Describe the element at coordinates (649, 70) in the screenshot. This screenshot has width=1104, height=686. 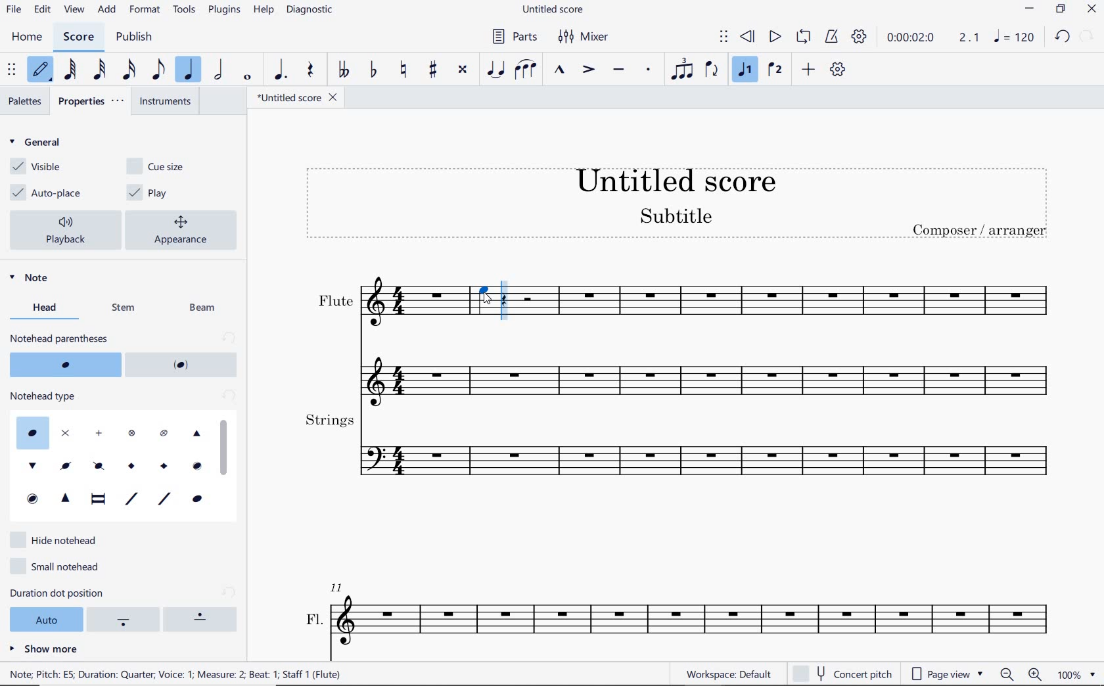
I see `STACCATO` at that location.